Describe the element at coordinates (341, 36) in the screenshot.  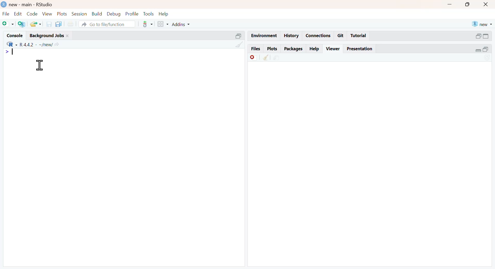
I see `git` at that location.